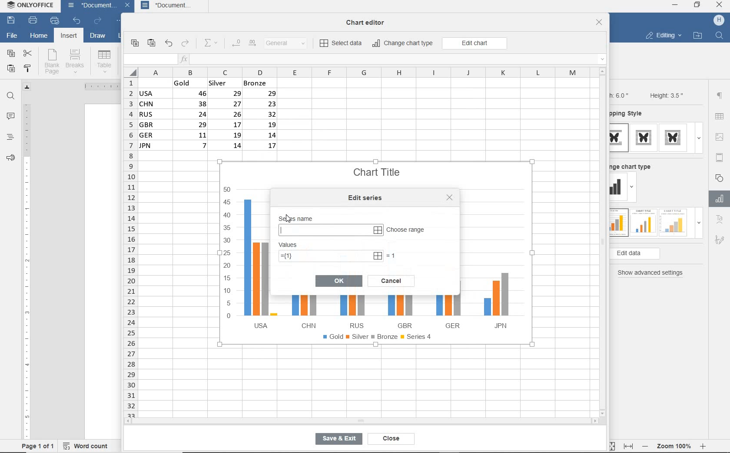 The height and width of the screenshot is (453, 730). What do you see at coordinates (621, 95) in the screenshot?
I see `Width: 6.0"` at bounding box center [621, 95].